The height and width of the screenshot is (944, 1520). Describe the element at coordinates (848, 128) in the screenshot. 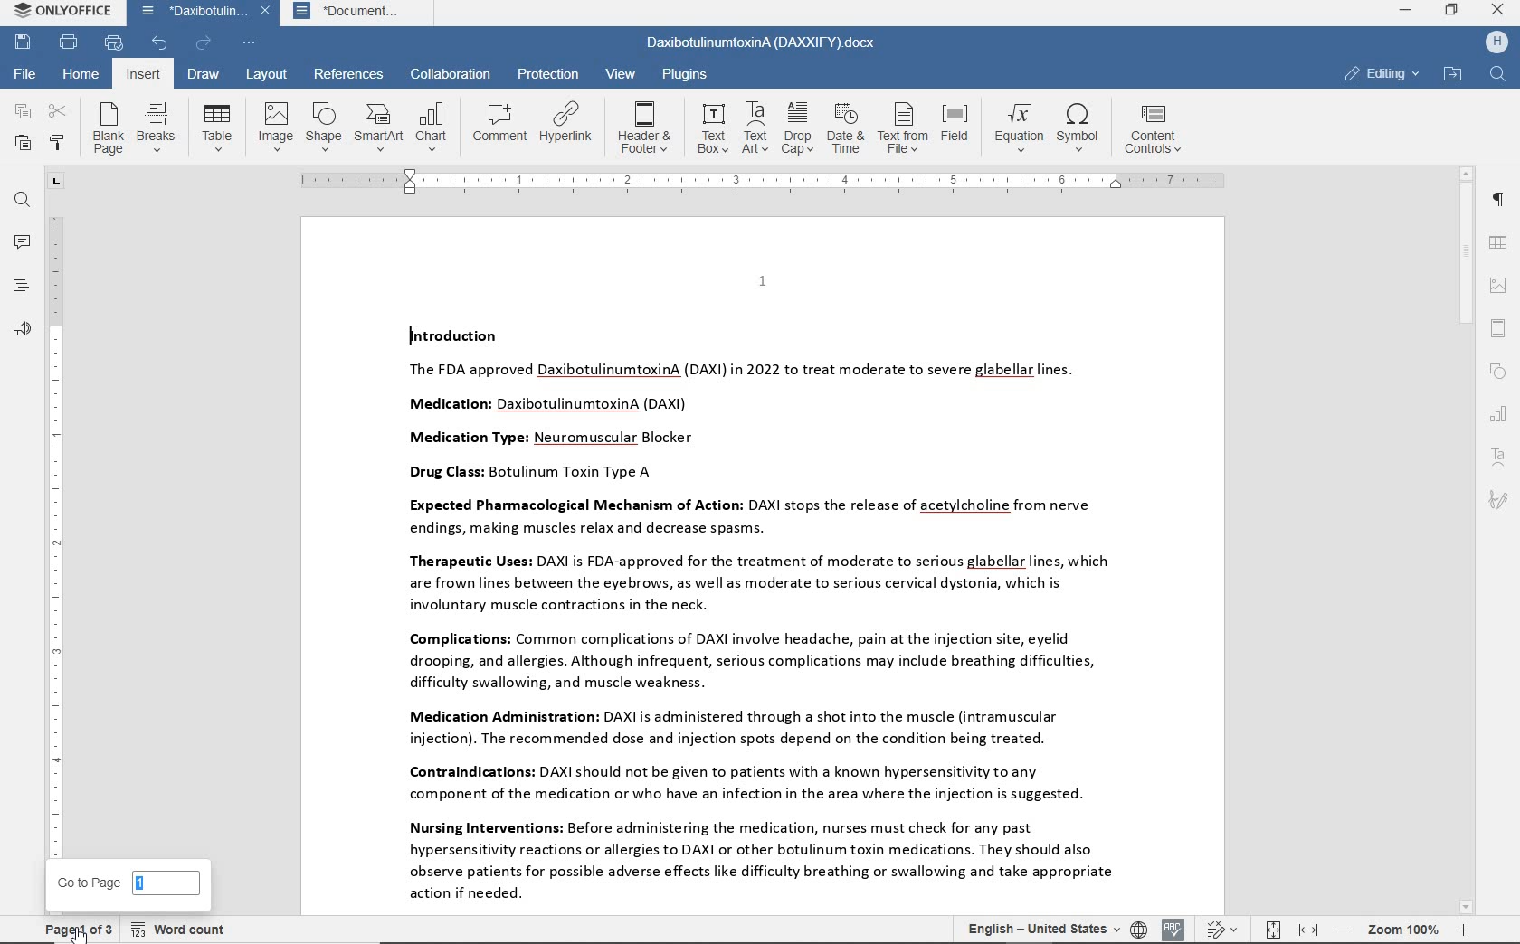

I see `date & time` at that location.